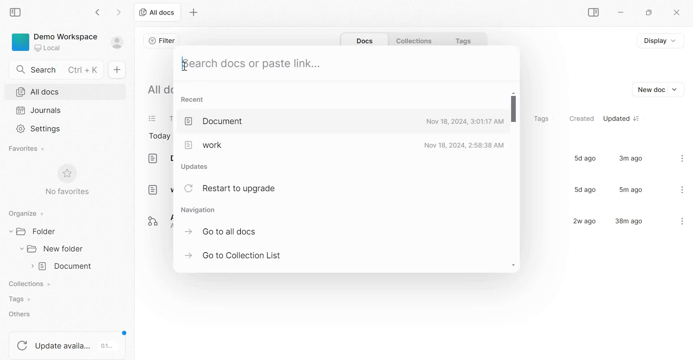  Describe the element at coordinates (363, 41) in the screenshot. I see `Docs` at that location.